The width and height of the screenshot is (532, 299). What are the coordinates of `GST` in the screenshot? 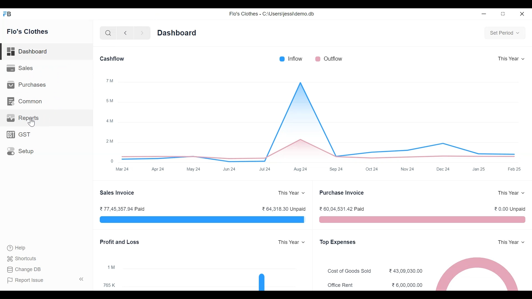 It's located at (22, 134).